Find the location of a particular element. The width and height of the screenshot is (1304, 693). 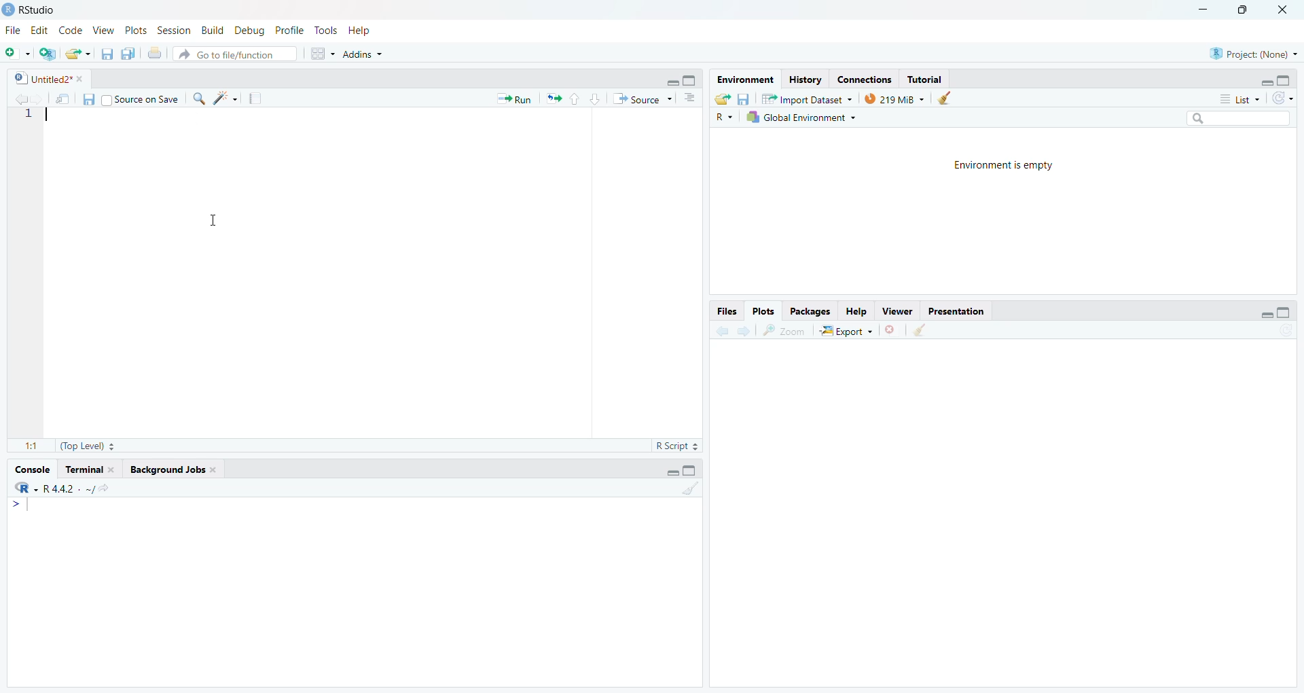

Session is located at coordinates (175, 30).